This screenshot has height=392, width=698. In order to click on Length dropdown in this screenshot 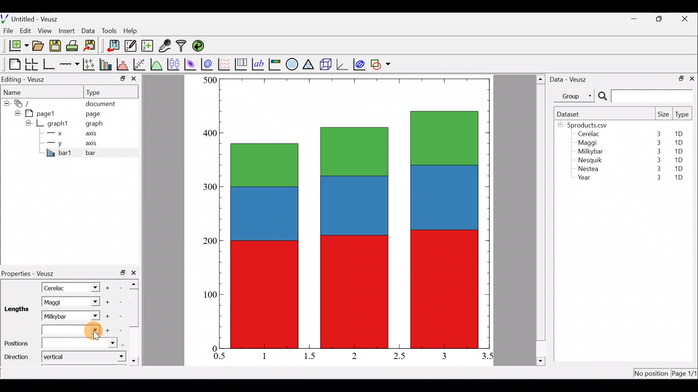, I will do `click(92, 287)`.